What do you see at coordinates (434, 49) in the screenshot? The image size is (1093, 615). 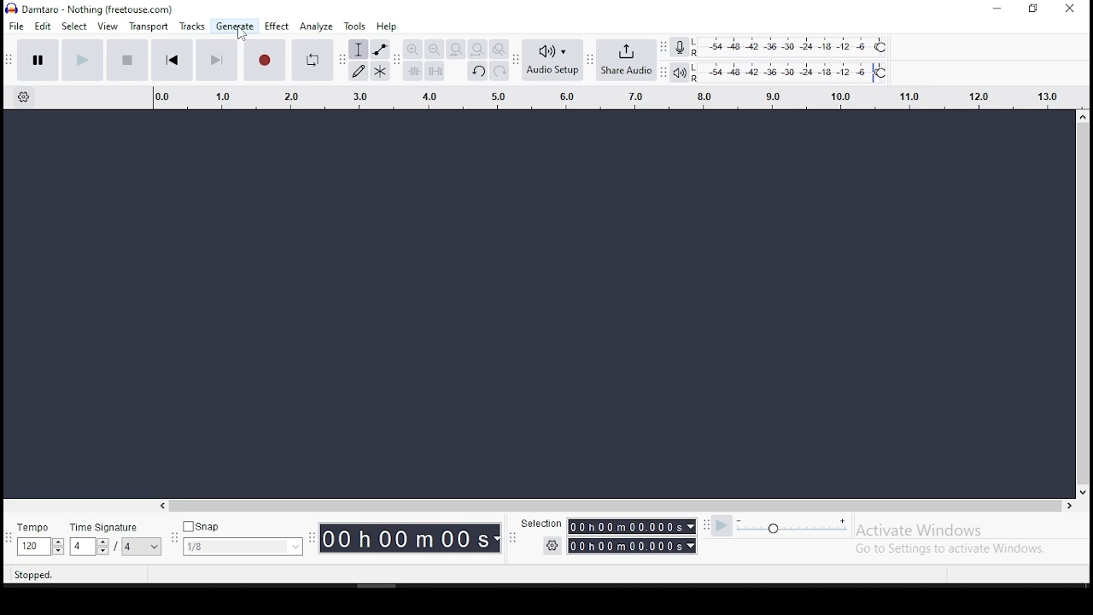 I see `zoom out` at bounding box center [434, 49].